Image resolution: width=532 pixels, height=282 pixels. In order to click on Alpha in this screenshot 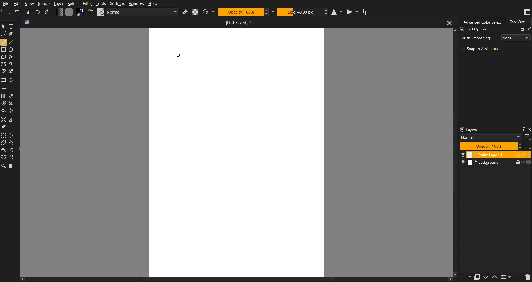, I will do `click(196, 12)`.